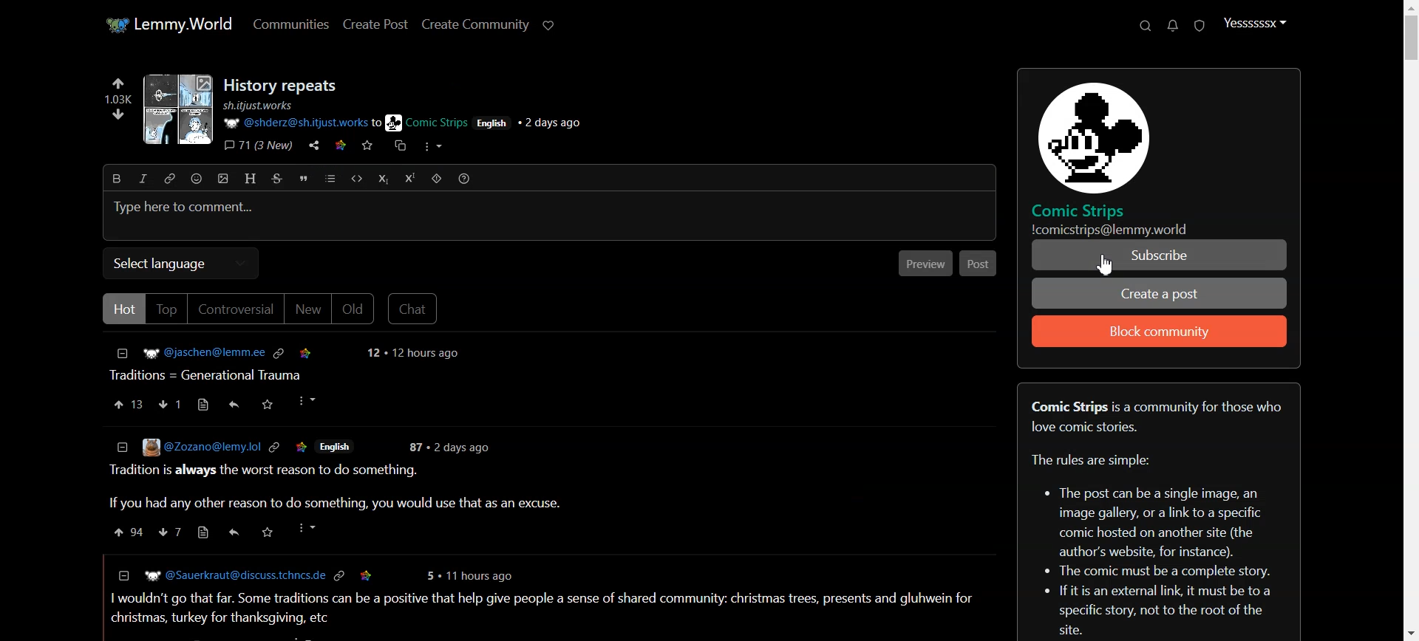 The height and width of the screenshot is (641, 1419). I want to click on upload image, so click(223, 179).